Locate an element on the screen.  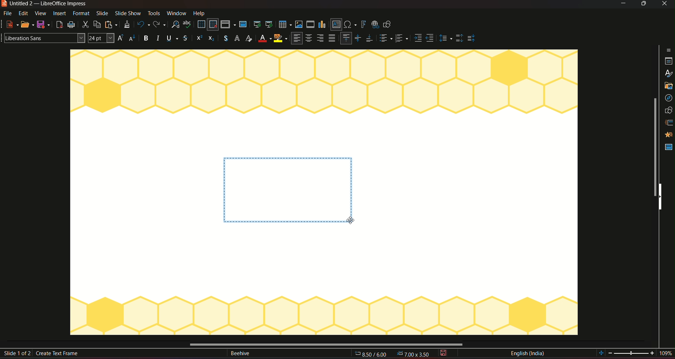
print is located at coordinates (72, 25).